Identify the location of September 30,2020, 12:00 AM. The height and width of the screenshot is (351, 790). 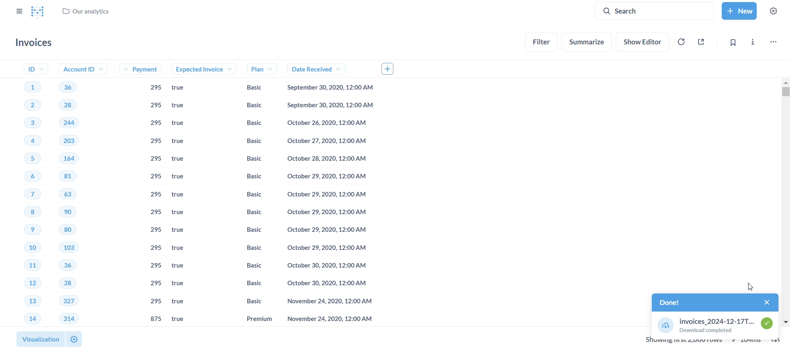
(332, 105).